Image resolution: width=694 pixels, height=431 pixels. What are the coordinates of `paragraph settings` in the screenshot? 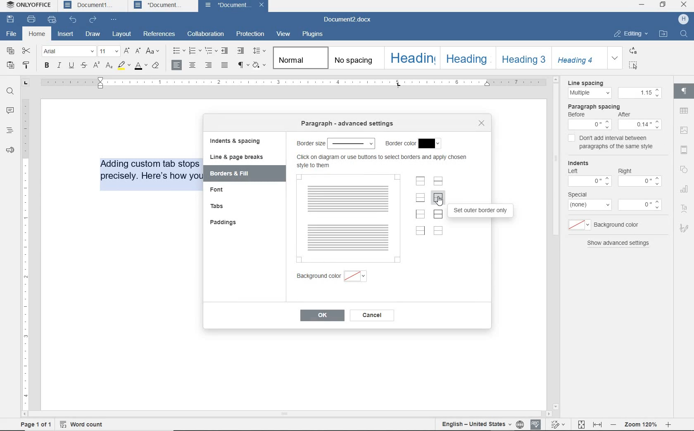 It's located at (684, 91).